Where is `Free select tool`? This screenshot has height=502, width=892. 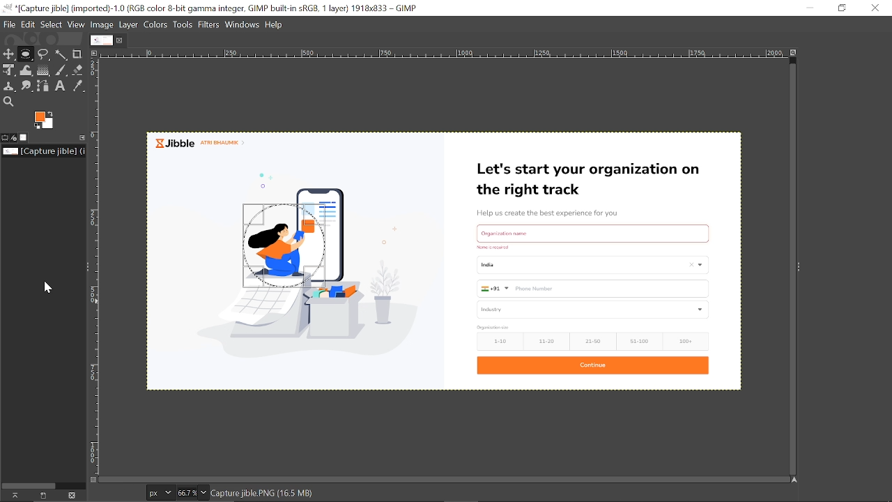 Free select tool is located at coordinates (45, 54).